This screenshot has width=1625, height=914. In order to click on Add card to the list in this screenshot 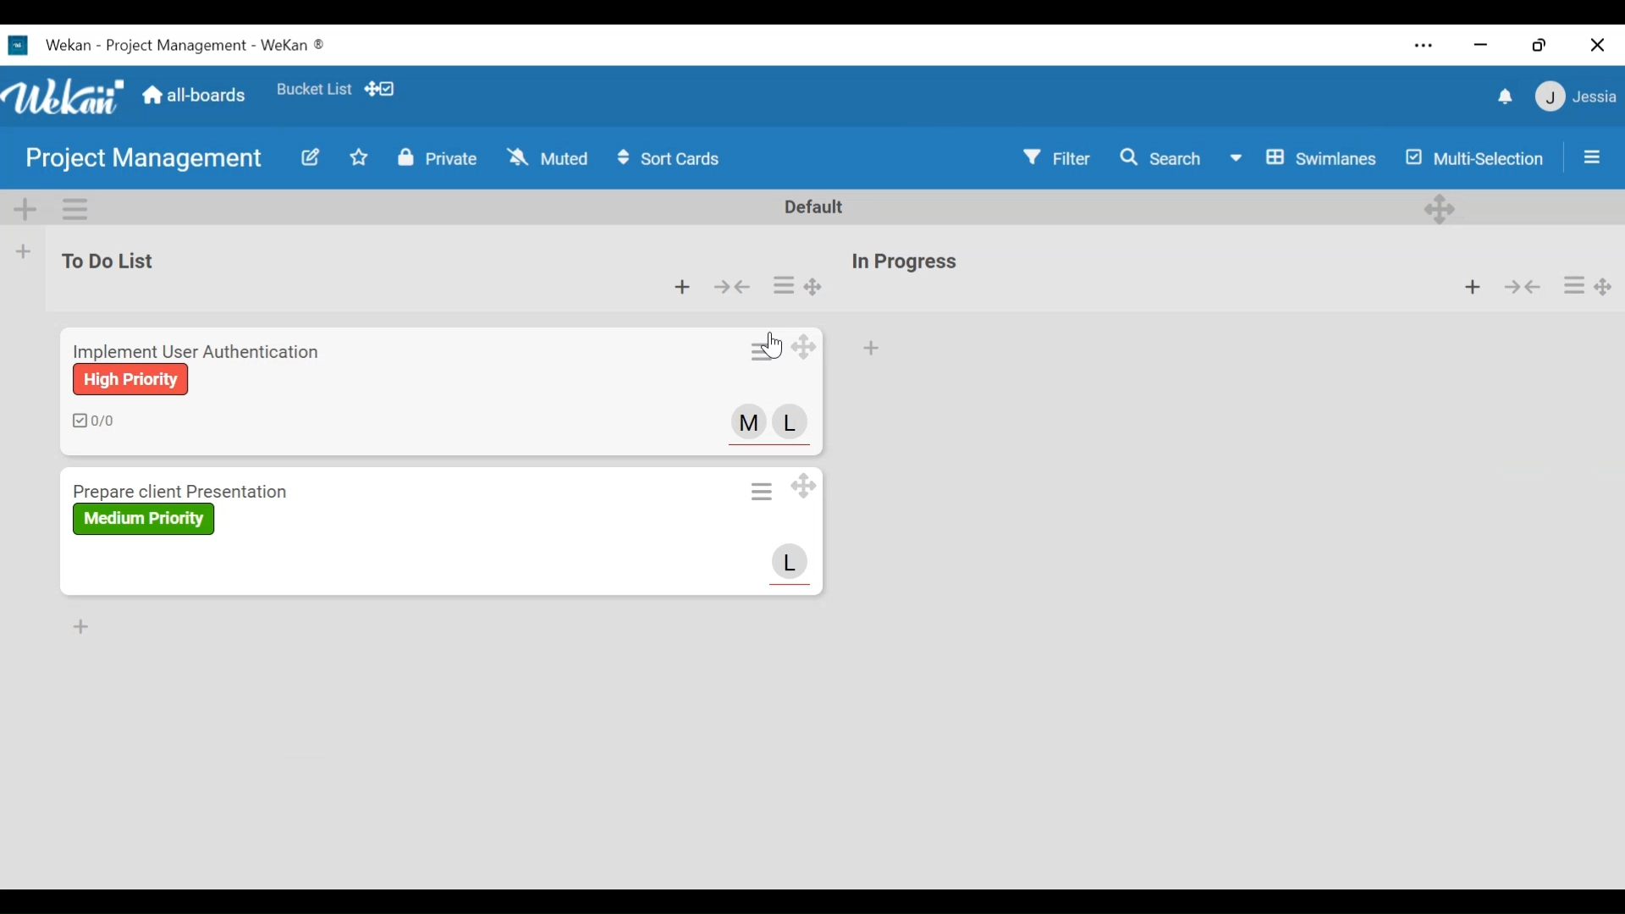, I will do `click(26, 250)`.